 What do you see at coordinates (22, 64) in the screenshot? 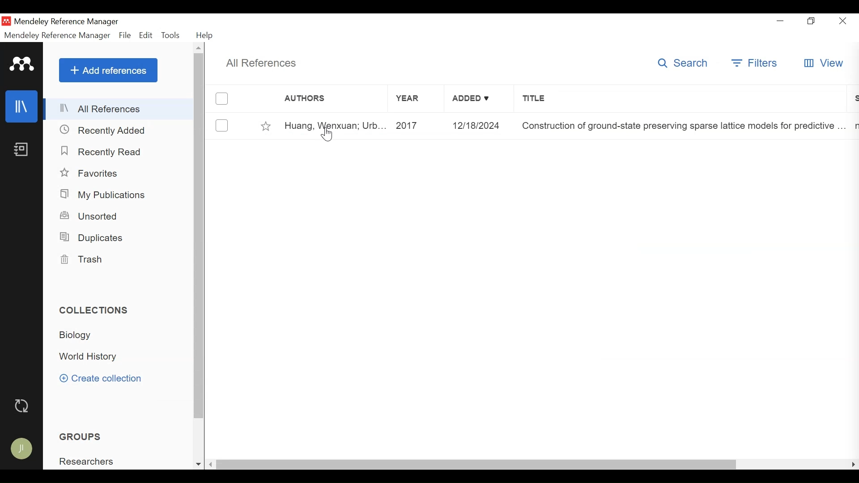
I see `Mendeley Logo` at bounding box center [22, 64].